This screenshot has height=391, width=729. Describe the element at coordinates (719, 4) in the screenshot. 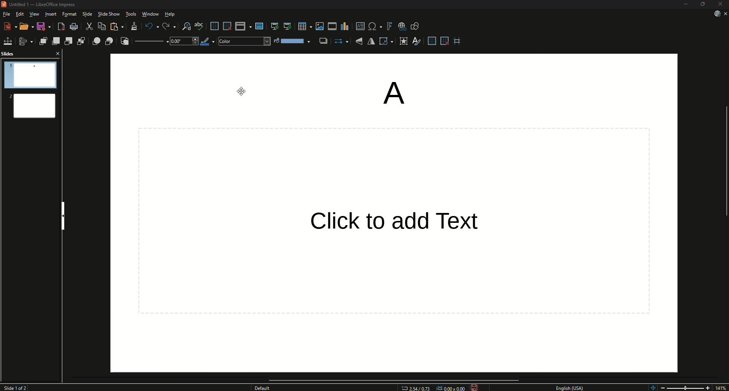

I see `Close` at that location.